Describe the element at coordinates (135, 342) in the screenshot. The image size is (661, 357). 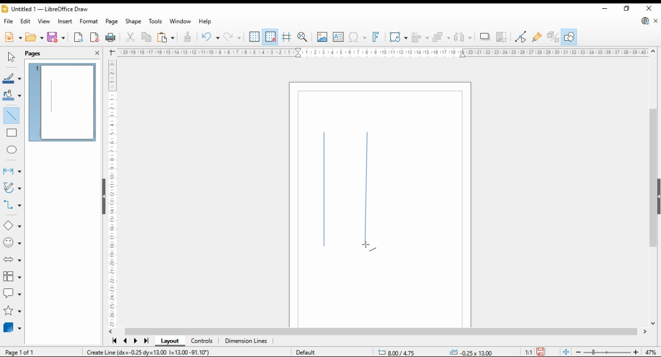
I see `next page` at that location.